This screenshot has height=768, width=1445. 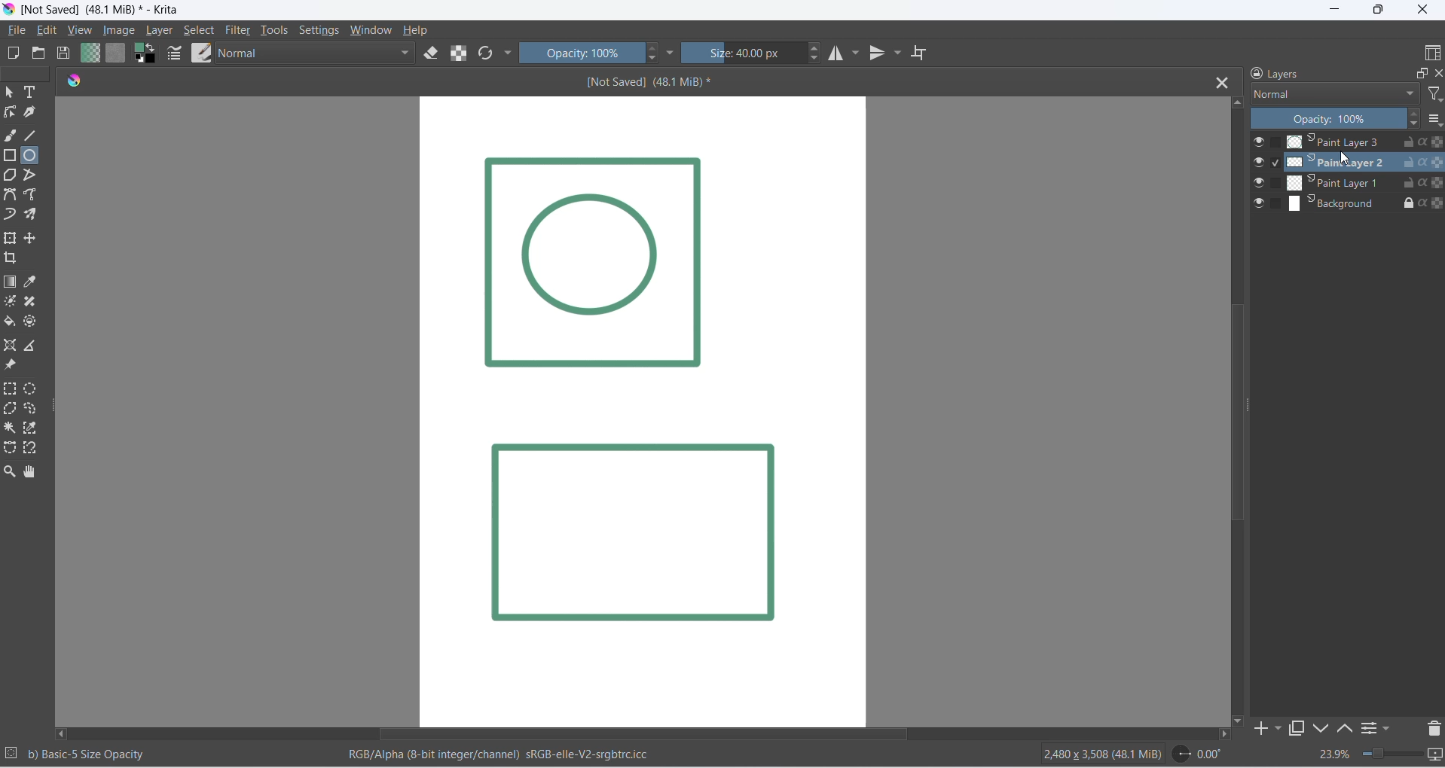 What do you see at coordinates (11, 346) in the screenshot?
I see `assistant tool` at bounding box center [11, 346].